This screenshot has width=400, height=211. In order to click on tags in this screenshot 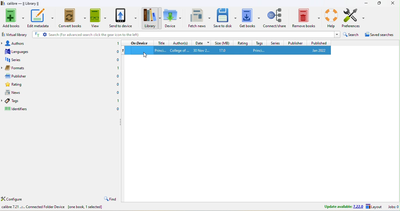, I will do `click(258, 43)`.